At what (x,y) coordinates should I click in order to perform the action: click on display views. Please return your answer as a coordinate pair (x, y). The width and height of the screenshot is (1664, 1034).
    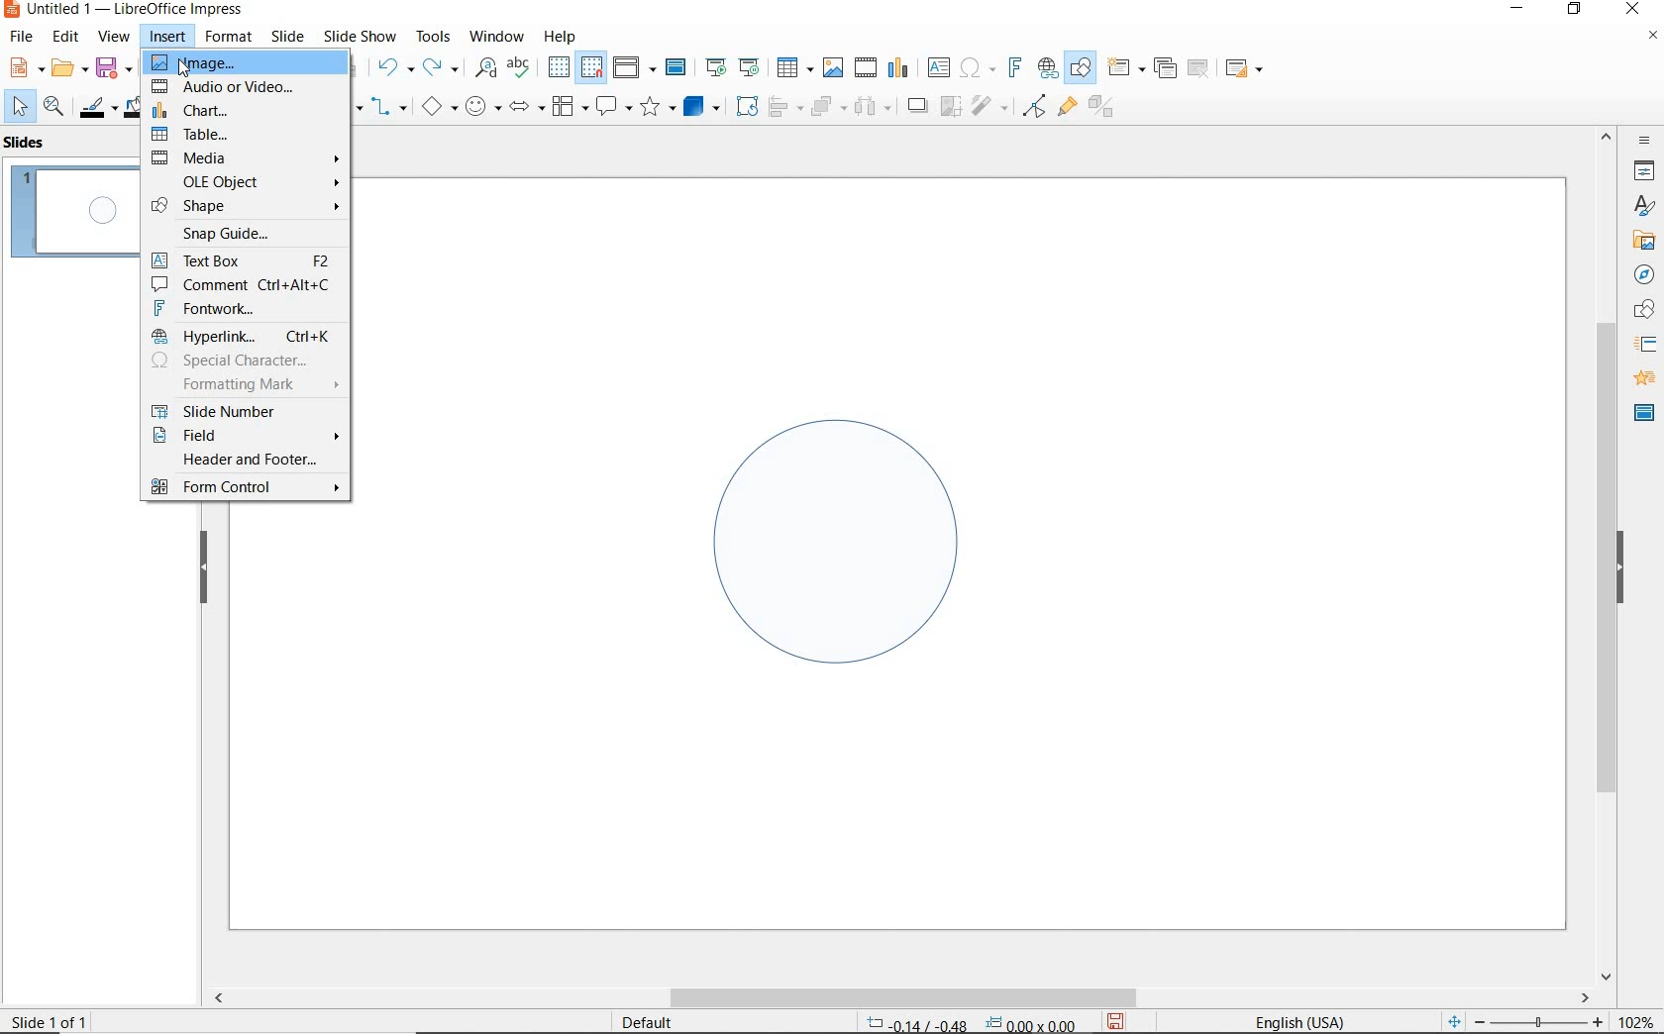
    Looking at the image, I should click on (635, 69).